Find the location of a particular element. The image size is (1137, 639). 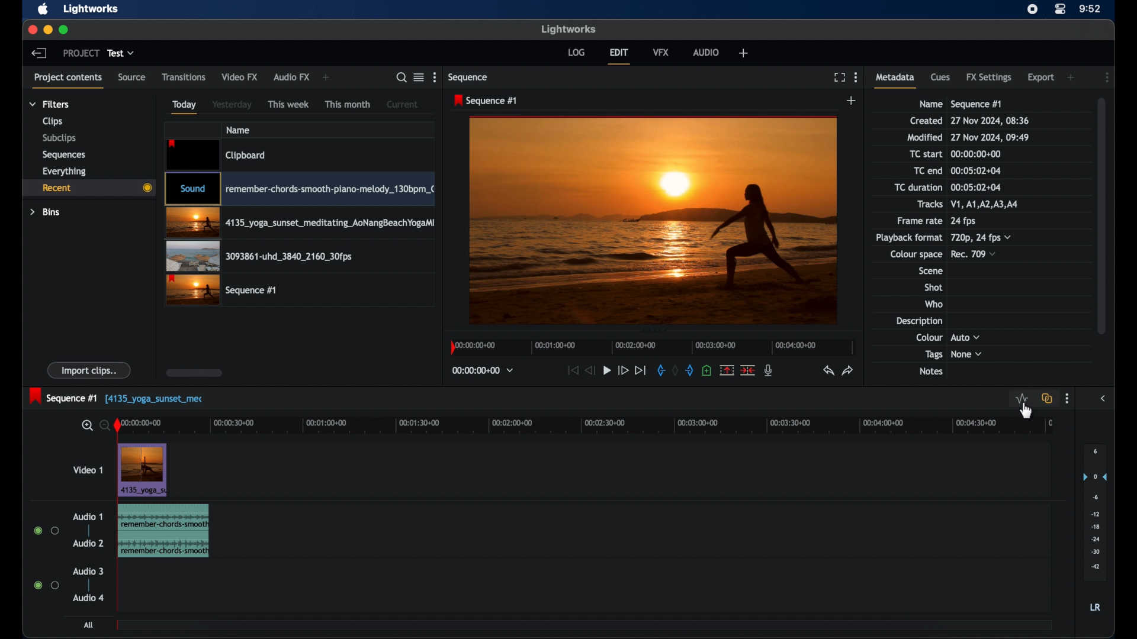

timeline scale is located at coordinates (653, 347).